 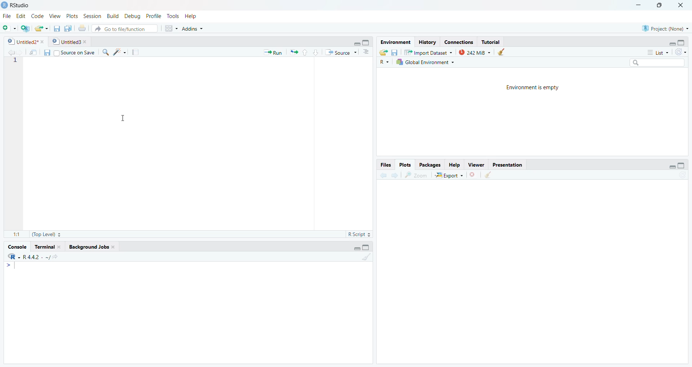 What do you see at coordinates (37, 17) in the screenshot?
I see `Code` at bounding box center [37, 17].